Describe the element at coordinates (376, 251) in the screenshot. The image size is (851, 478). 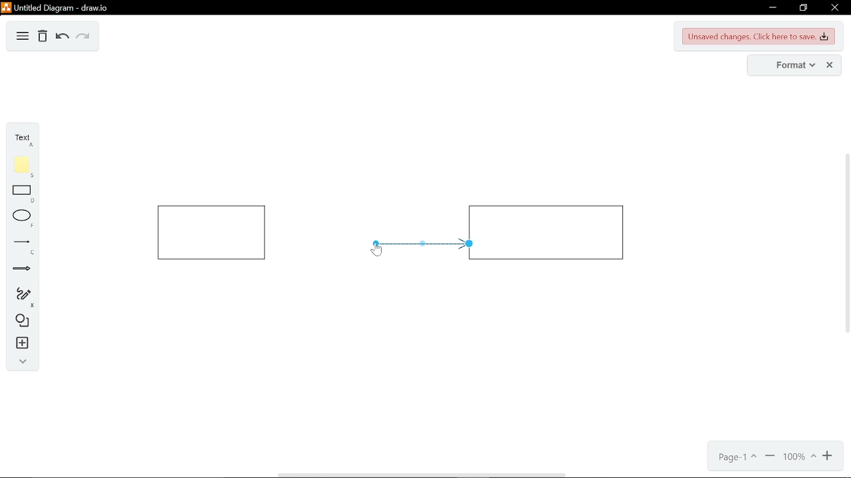
I see `cursor` at that location.